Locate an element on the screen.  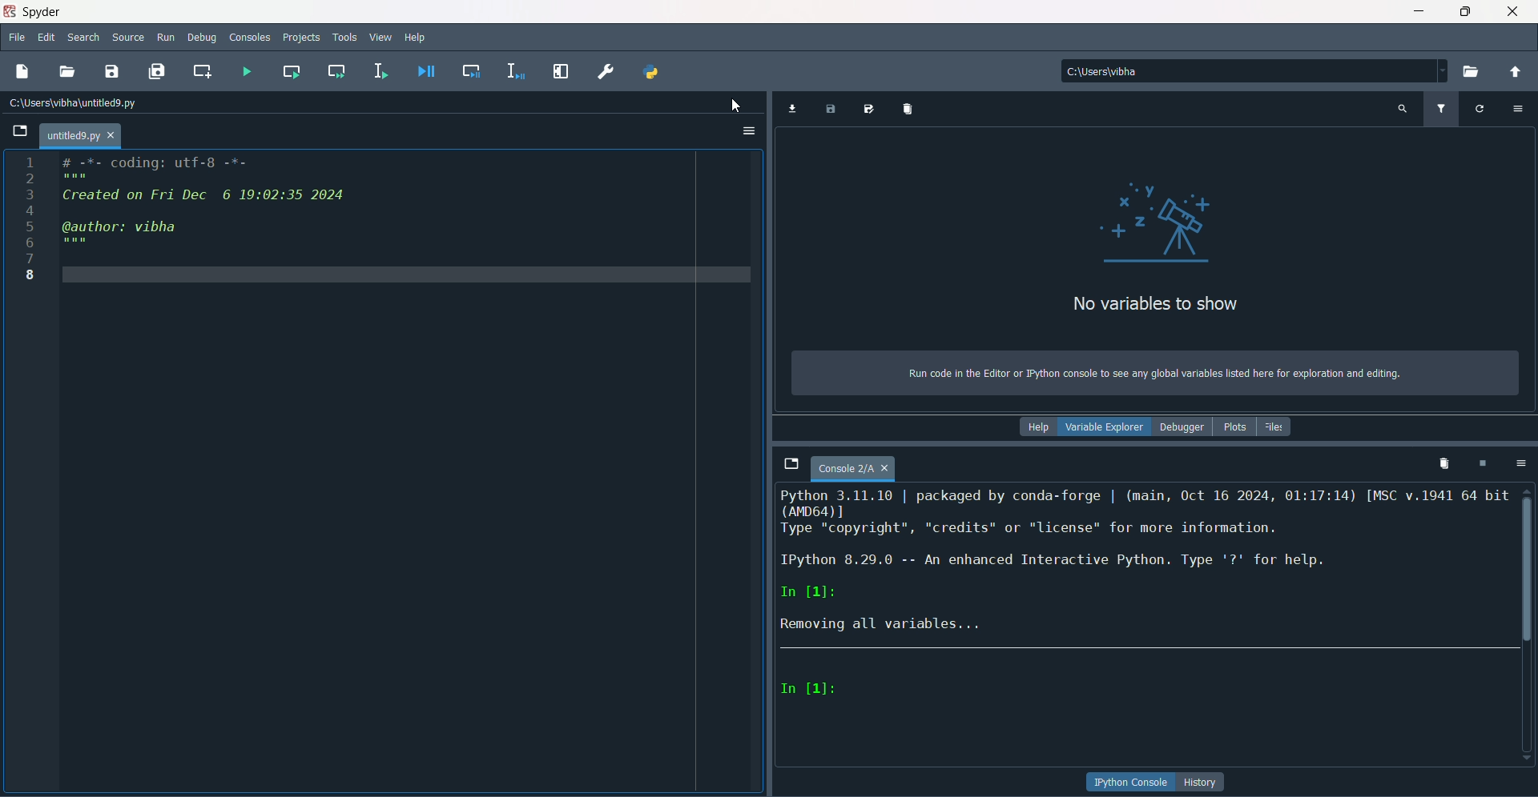
help is located at coordinates (1037, 427).